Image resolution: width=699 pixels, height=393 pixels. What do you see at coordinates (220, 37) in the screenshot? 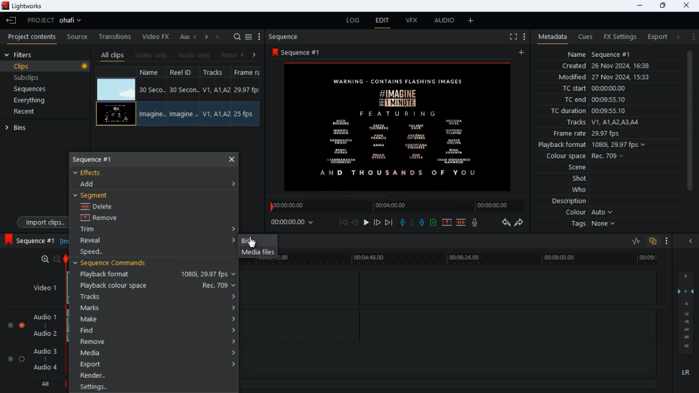
I see `add` at bounding box center [220, 37].